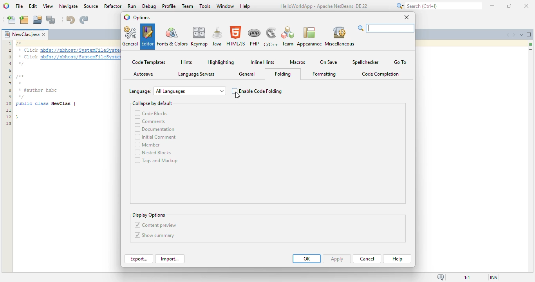 The width and height of the screenshot is (535, 282). I want to click on Checkbox, so click(136, 235).